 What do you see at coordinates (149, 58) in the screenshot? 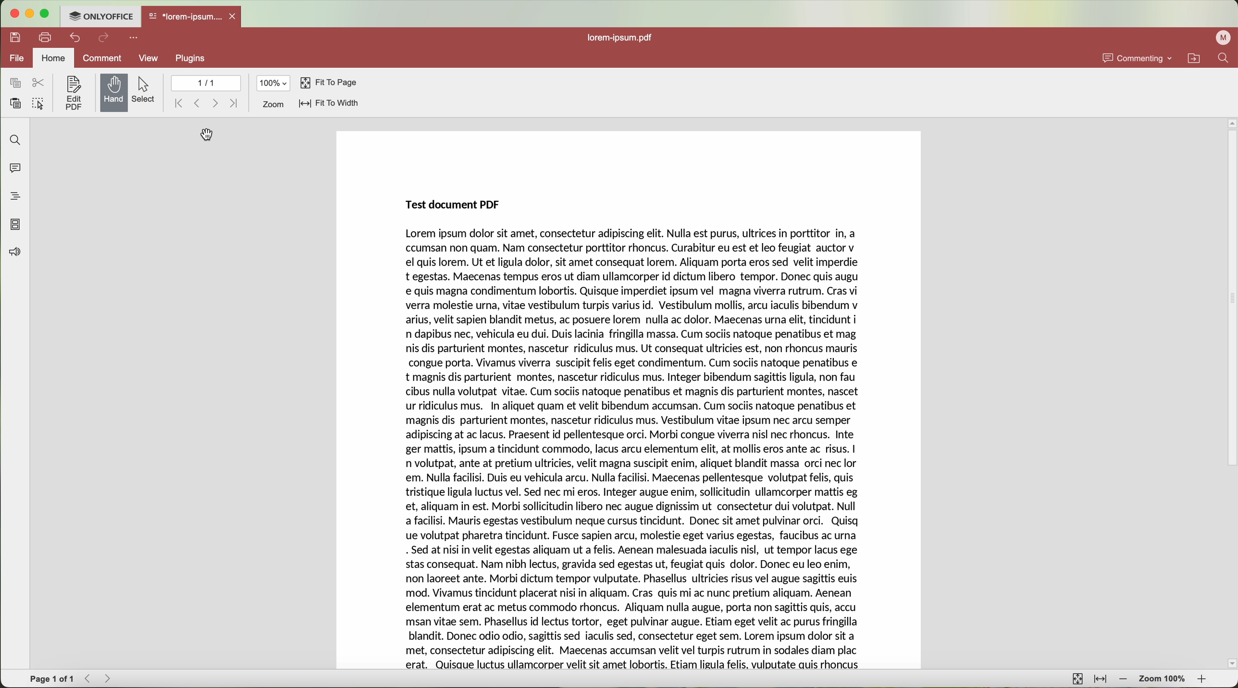
I see `view` at bounding box center [149, 58].